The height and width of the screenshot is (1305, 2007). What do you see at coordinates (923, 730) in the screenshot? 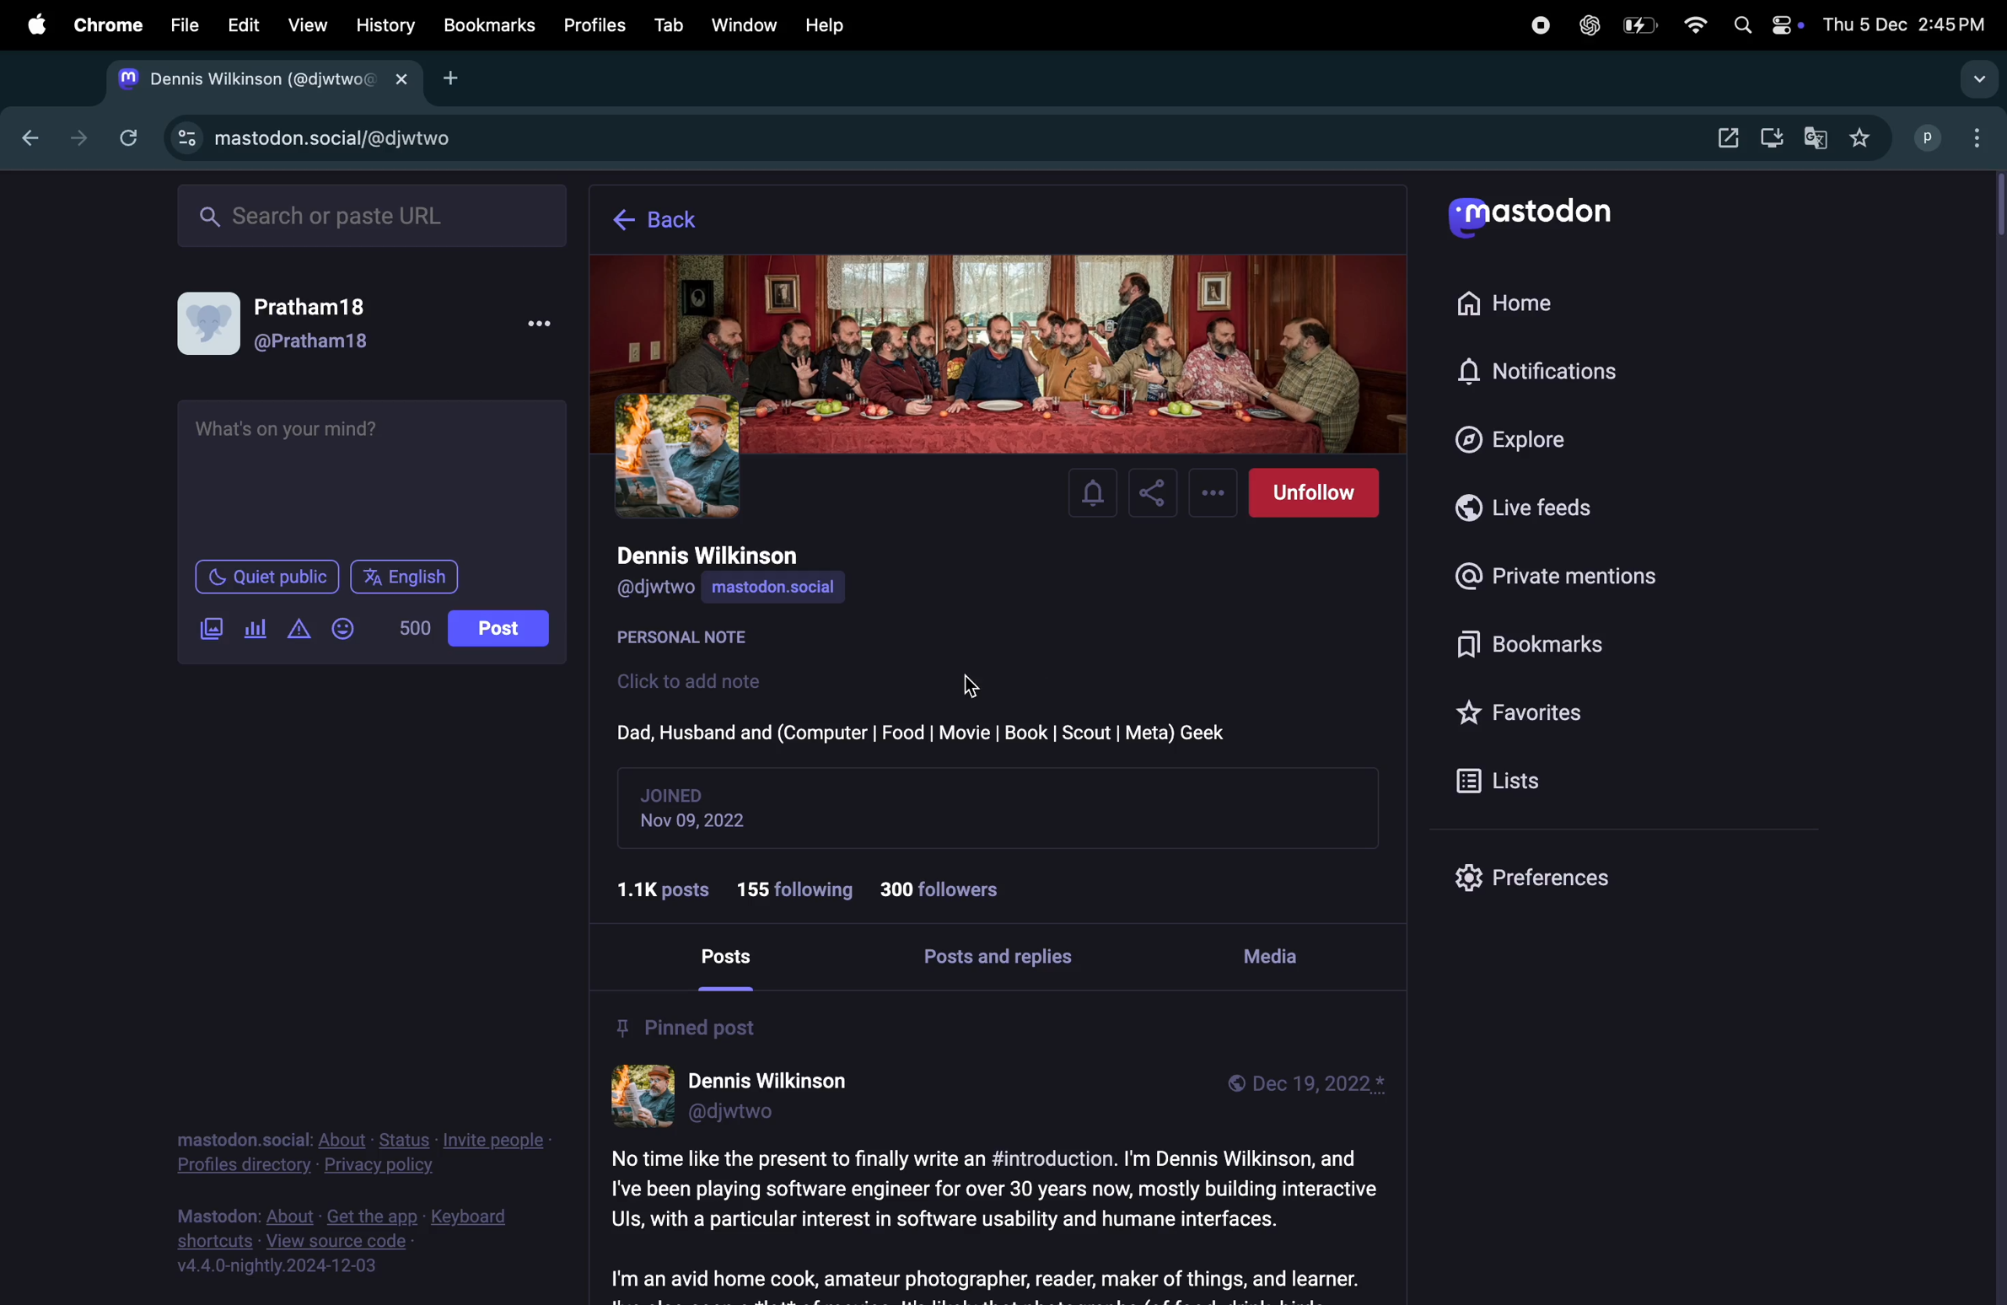
I see `dad husband` at bounding box center [923, 730].